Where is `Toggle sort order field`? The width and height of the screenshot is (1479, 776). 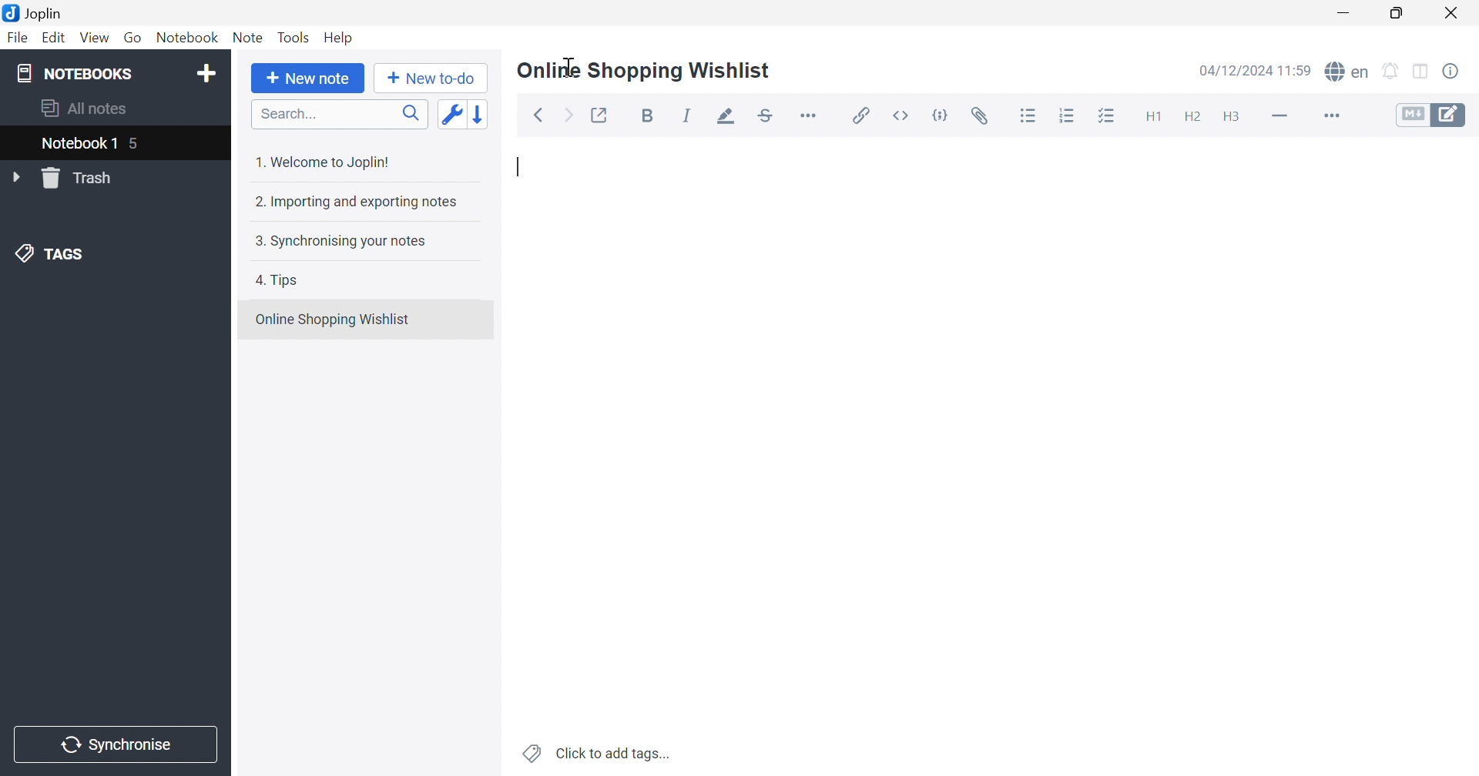
Toggle sort order field is located at coordinates (451, 114).